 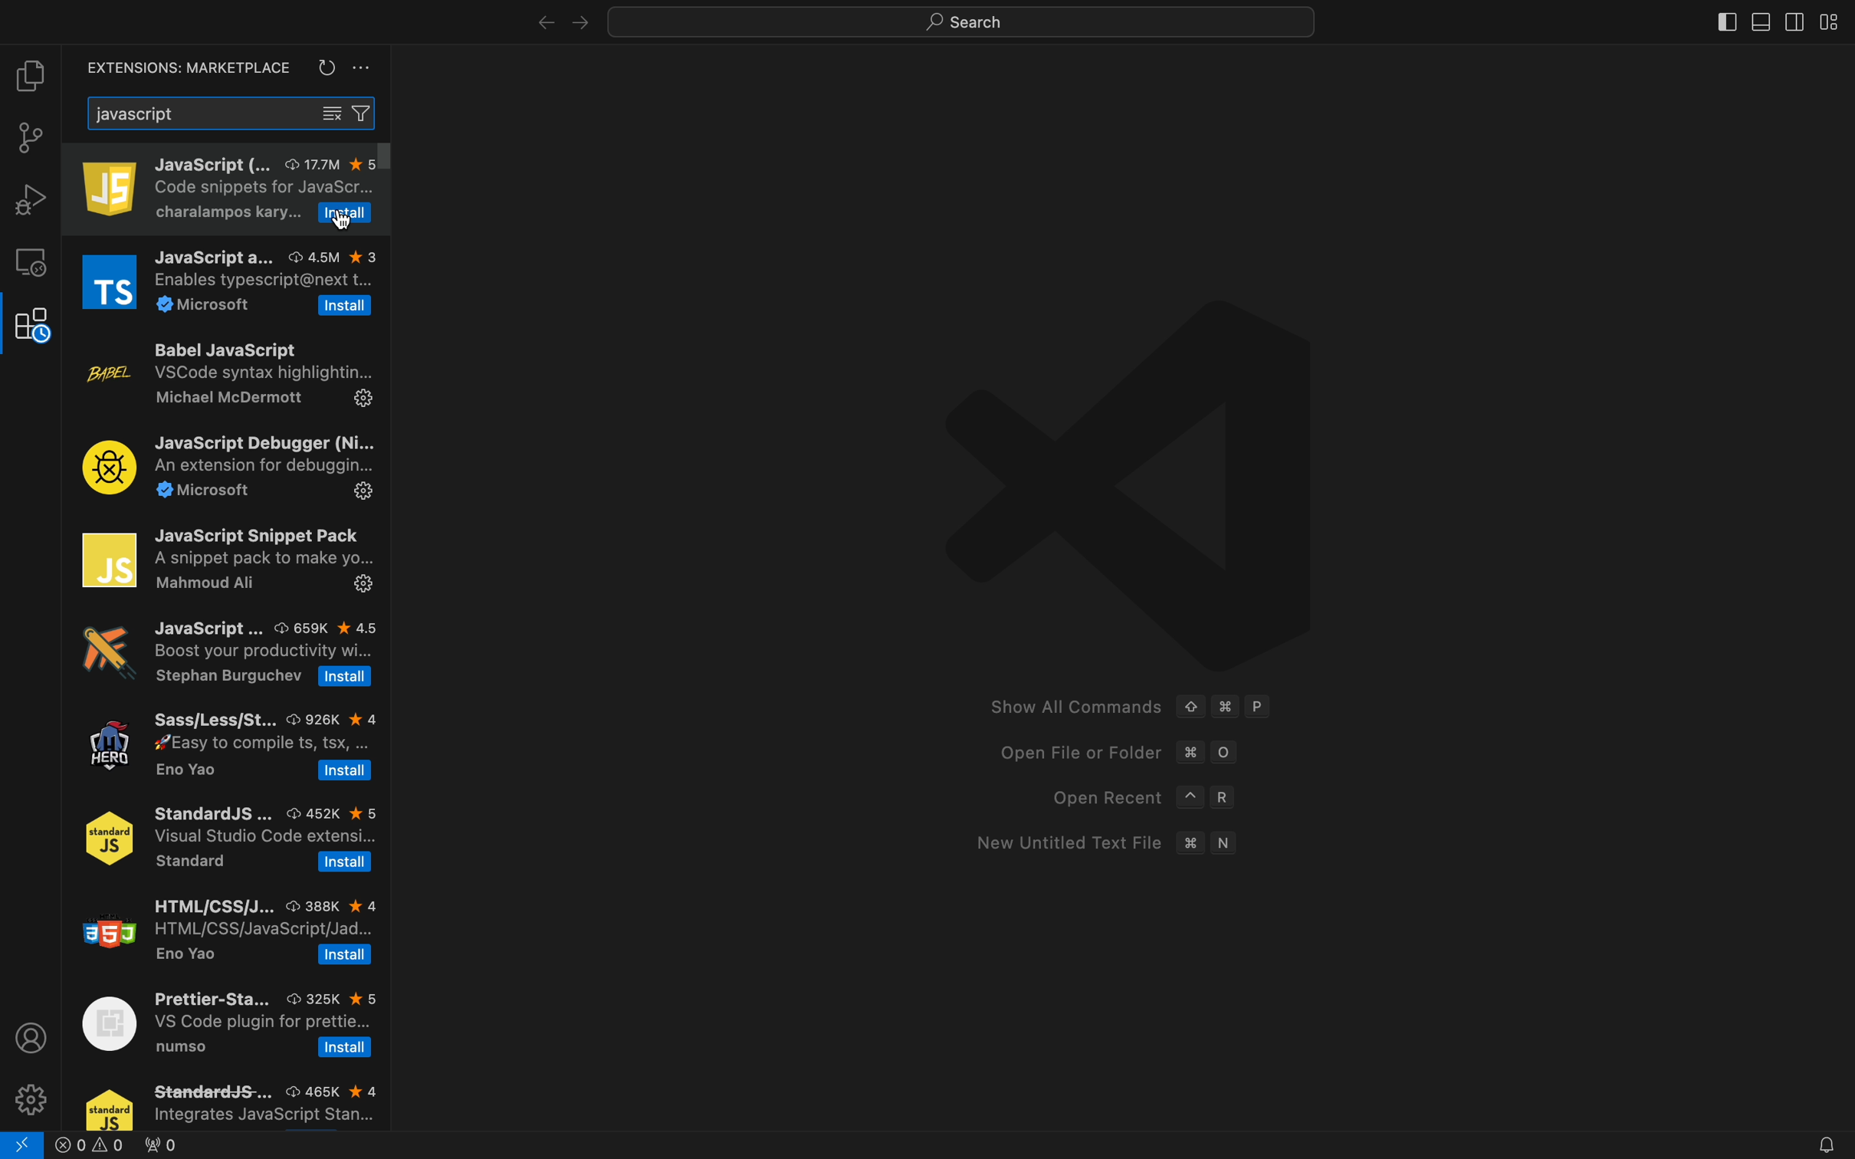 I want to click on settings, so click(x=33, y=1097).